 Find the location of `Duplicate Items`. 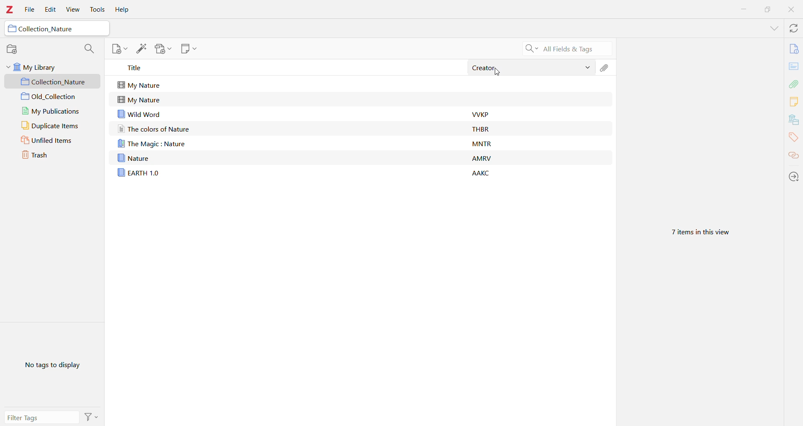

Duplicate Items is located at coordinates (56, 125).